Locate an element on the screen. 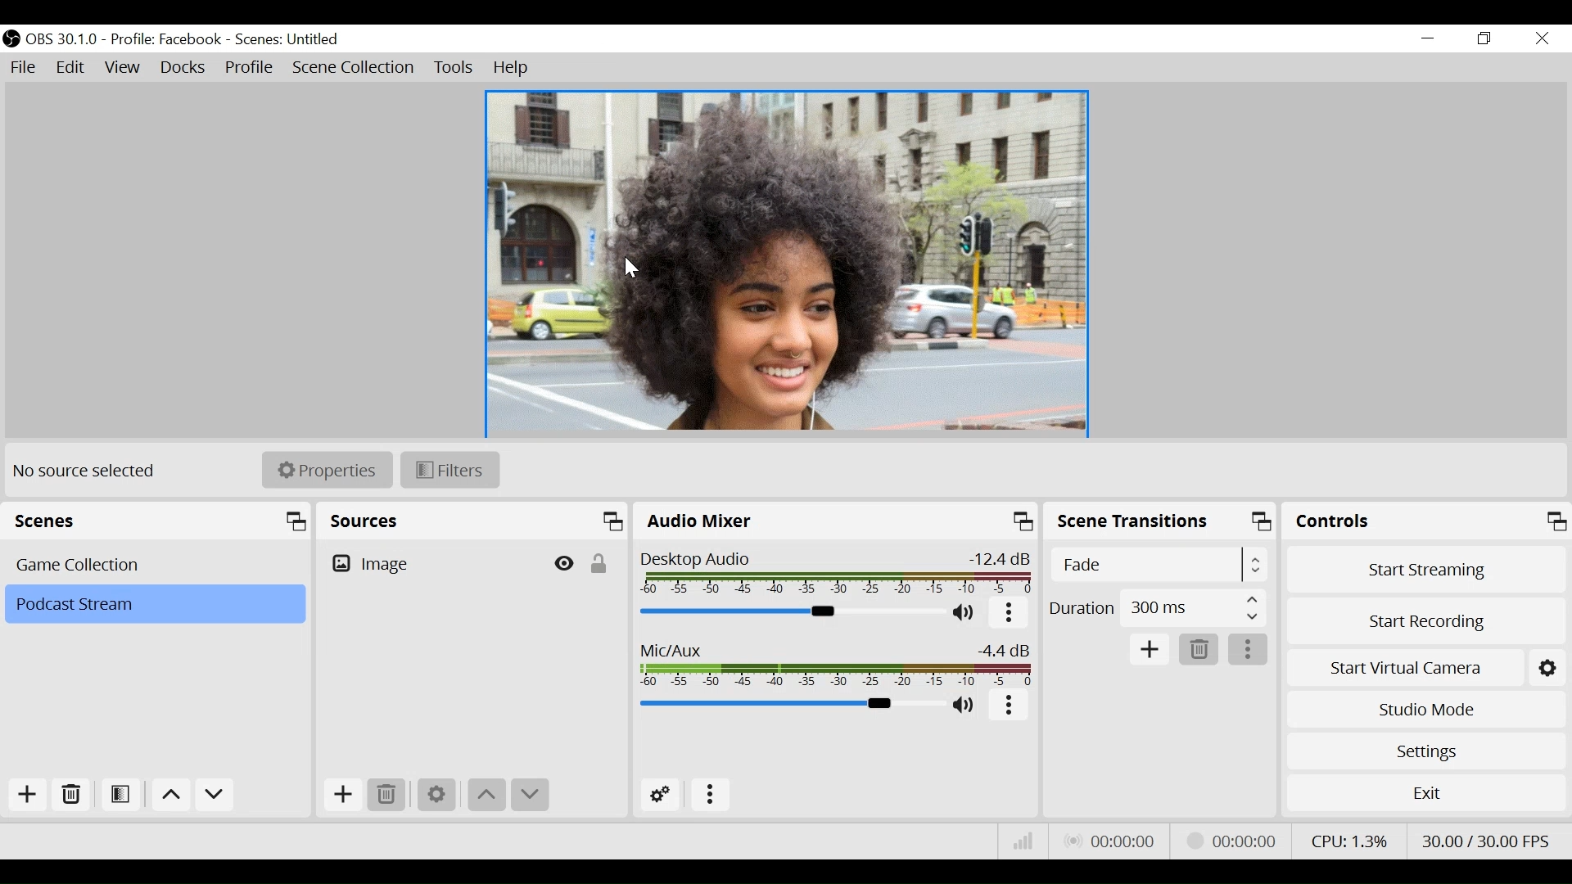 This screenshot has width=1572, height=884. Restore is located at coordinates (1484, 39).